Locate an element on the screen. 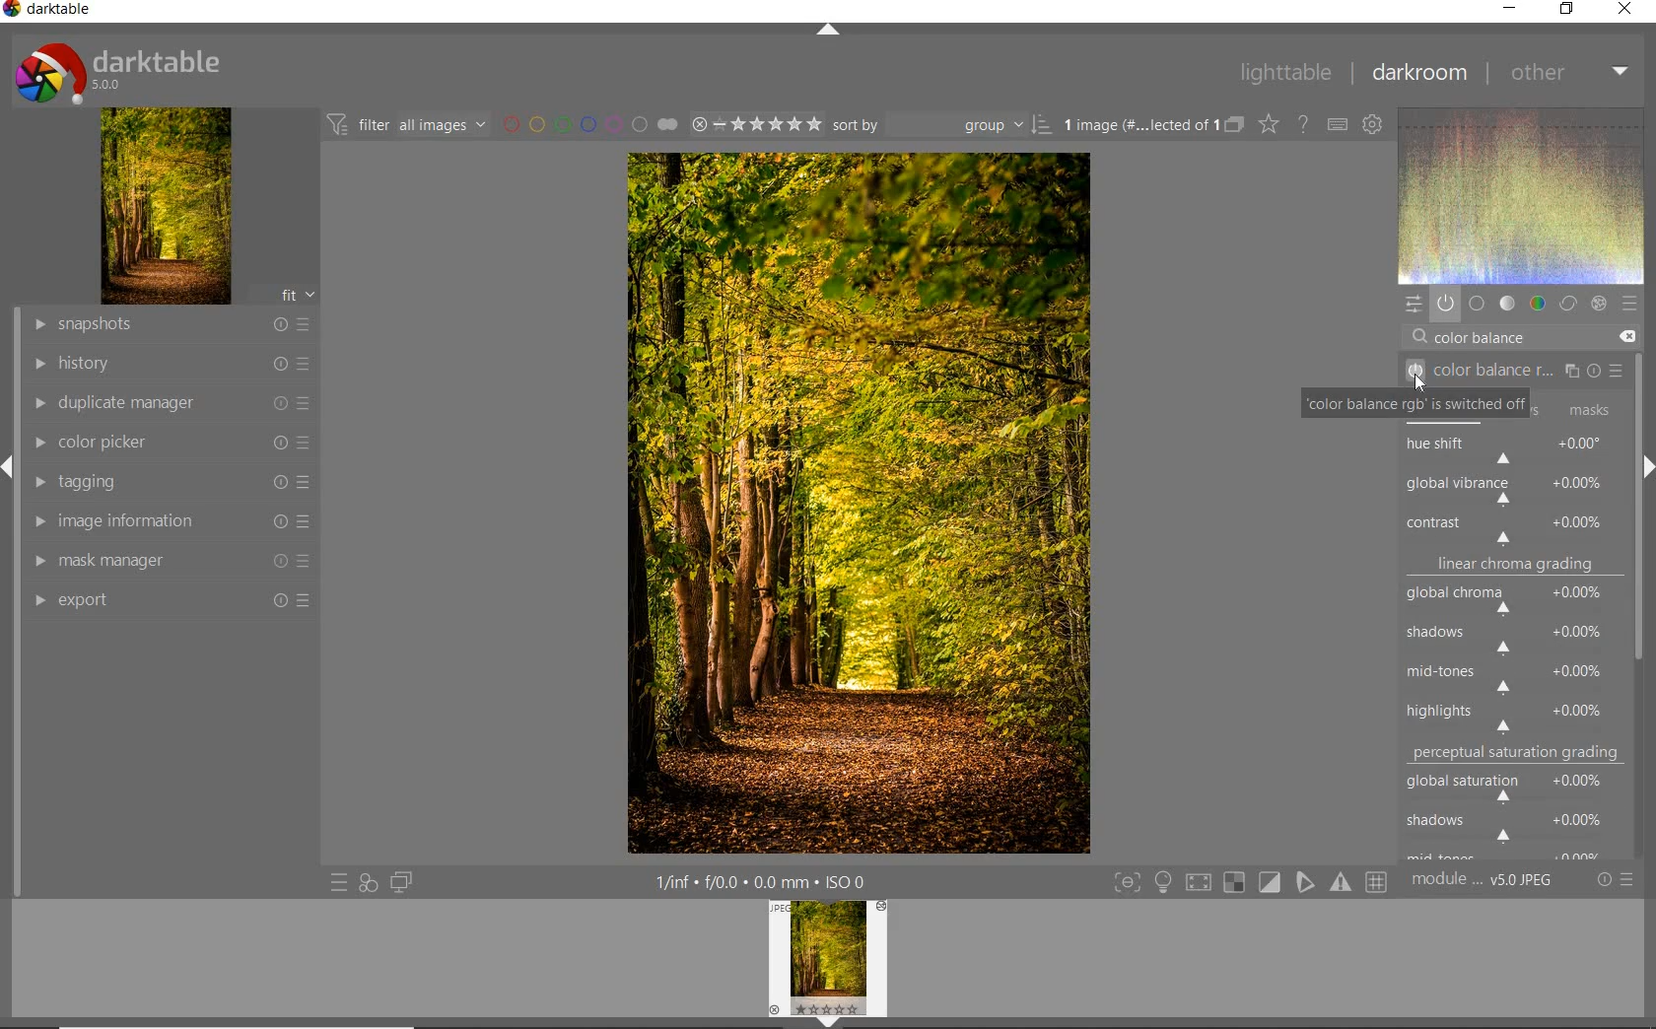  quick access to preset is located at coordinates (338, 880).